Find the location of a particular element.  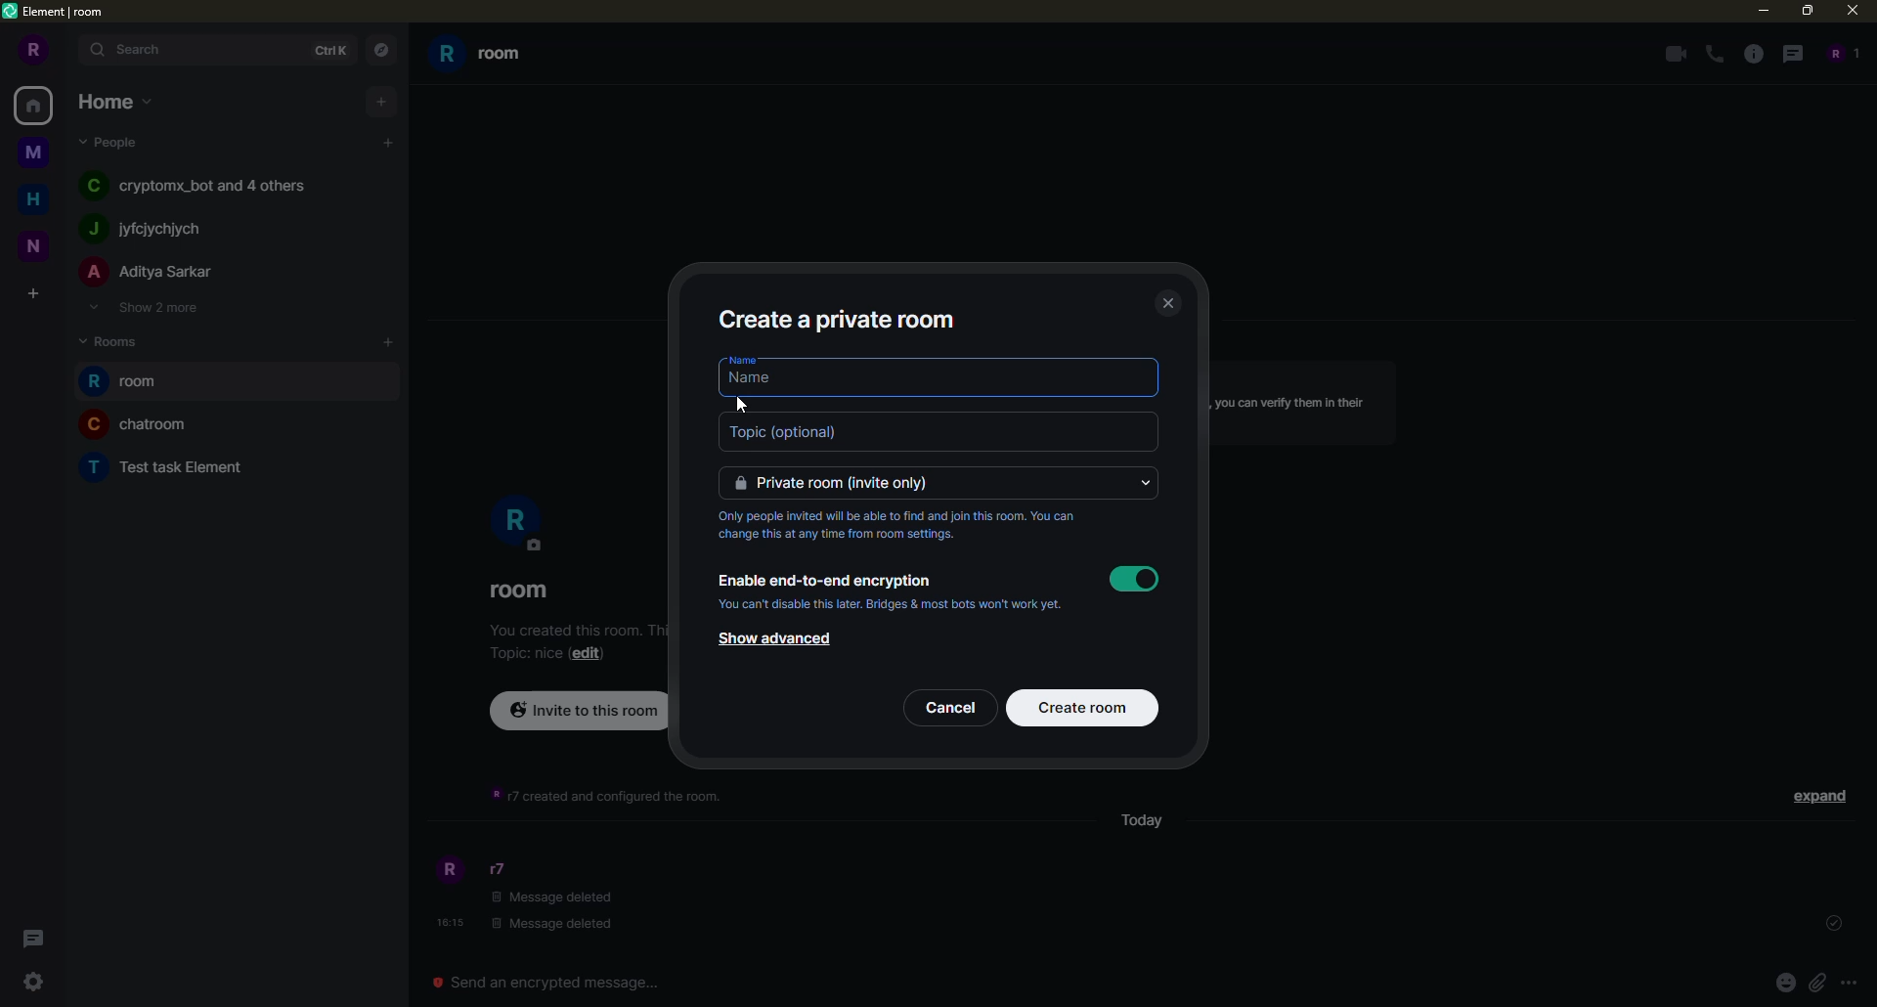

search is located at coordinates (137, 51).